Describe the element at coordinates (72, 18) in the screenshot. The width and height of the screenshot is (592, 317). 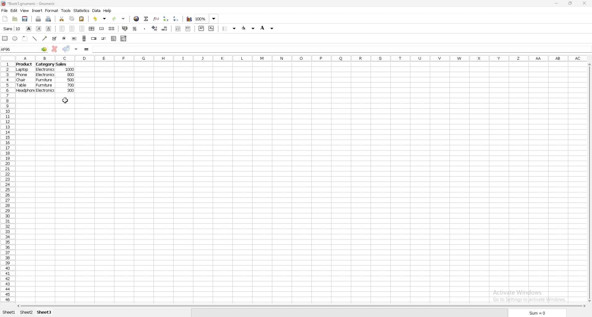
I see `copy` at that location.